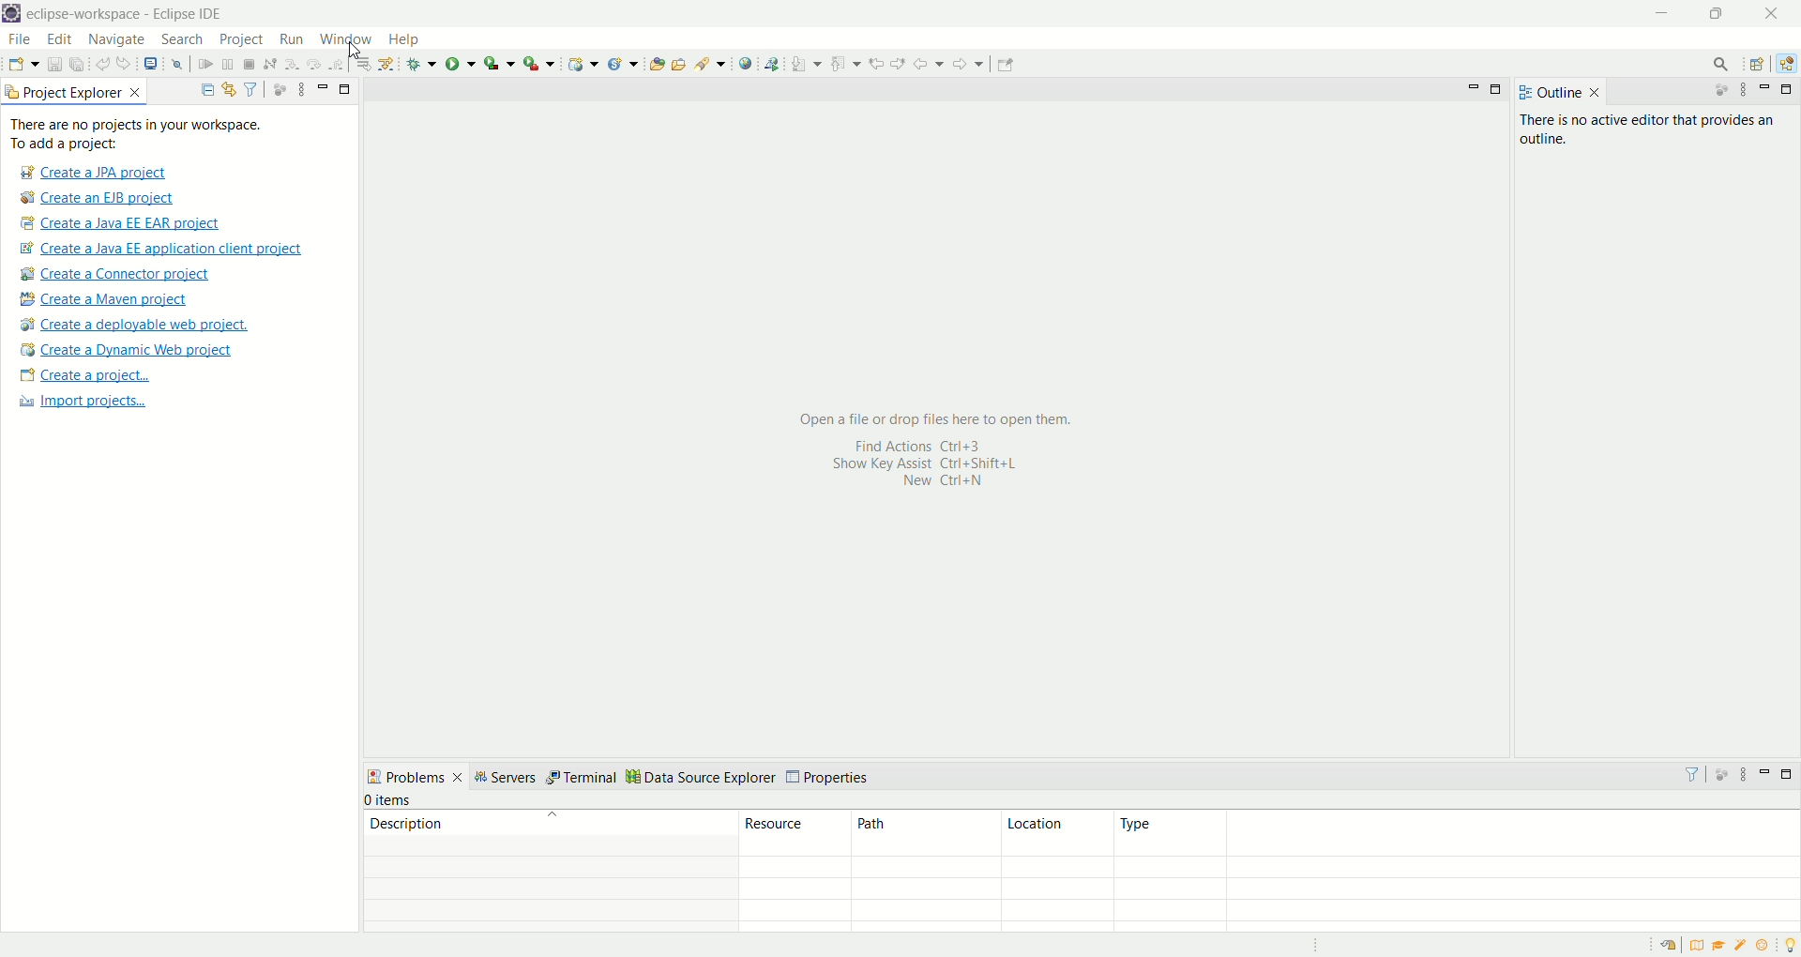 The height and width of the screenshot is (957, 1801). What do you see at coordinates (677, 62) in the screenshot?
I see `open task` at bounding box center [677, 62].